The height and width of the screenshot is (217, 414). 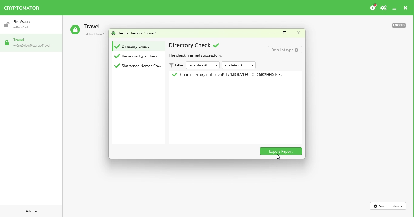 What do you see at coordinates (284, 50) in the screenshot?
I see `Fix of all type` at bounding box center [284, 50].